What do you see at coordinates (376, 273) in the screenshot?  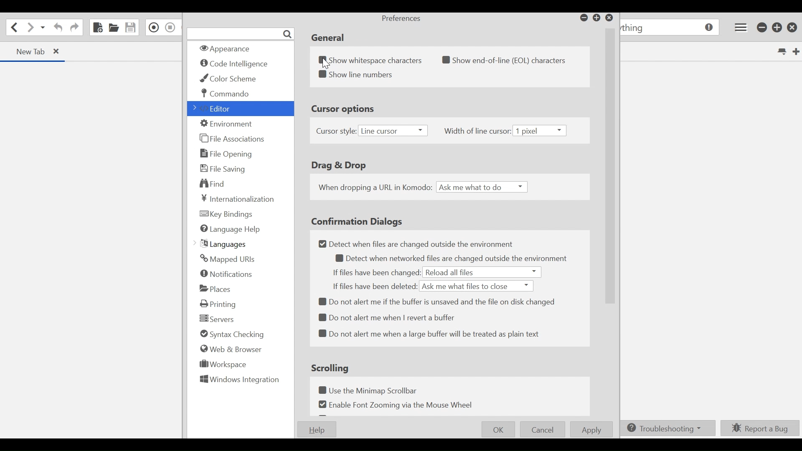 I see ` If files have been changed:` at bounding box center [376, 273].